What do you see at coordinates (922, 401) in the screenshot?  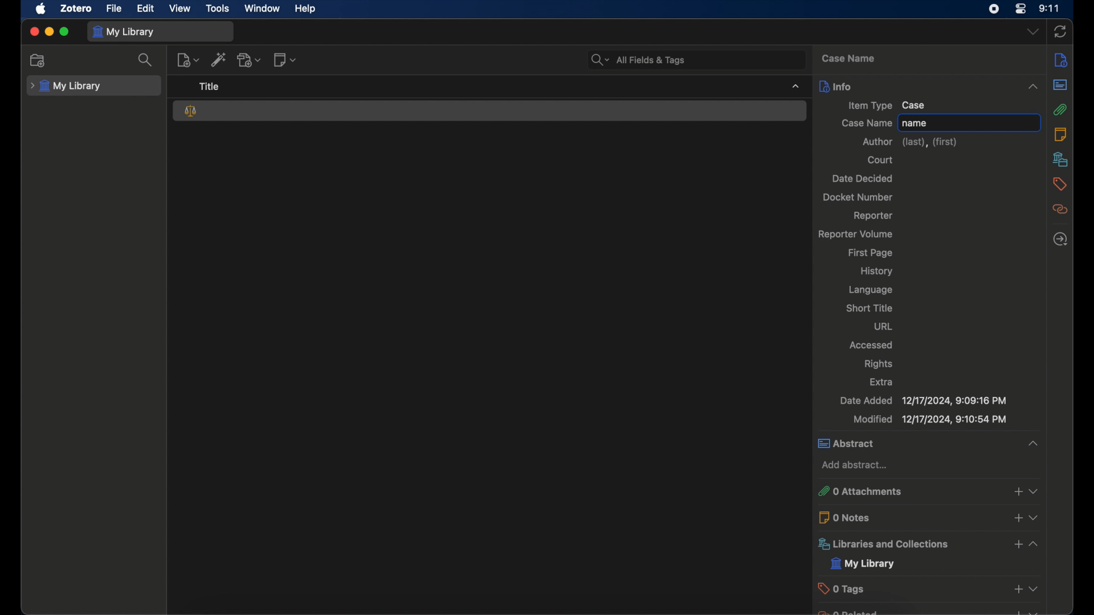 I see `date added` at bounding box center [922, 401].